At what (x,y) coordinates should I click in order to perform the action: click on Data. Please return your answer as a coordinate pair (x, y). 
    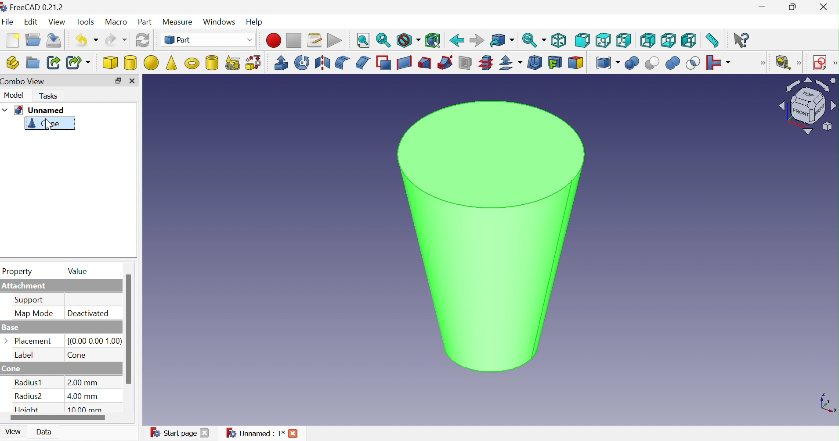
    Looking at the image, I should click on (45, 431).